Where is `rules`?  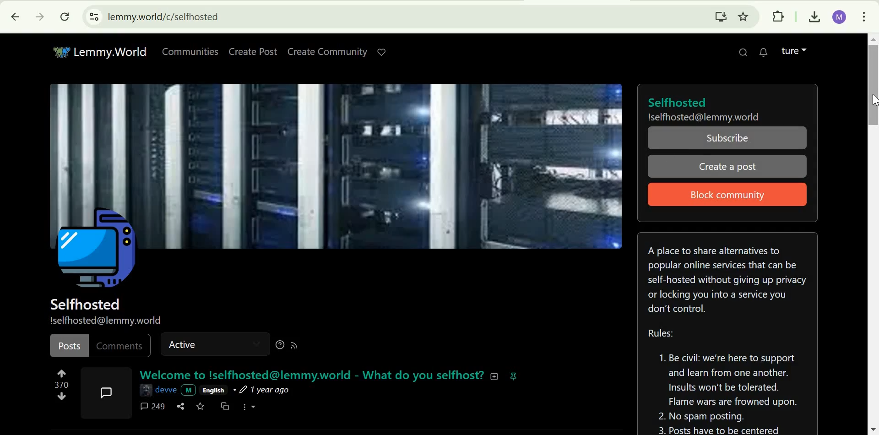 rules is located at coordinates (724, 381).